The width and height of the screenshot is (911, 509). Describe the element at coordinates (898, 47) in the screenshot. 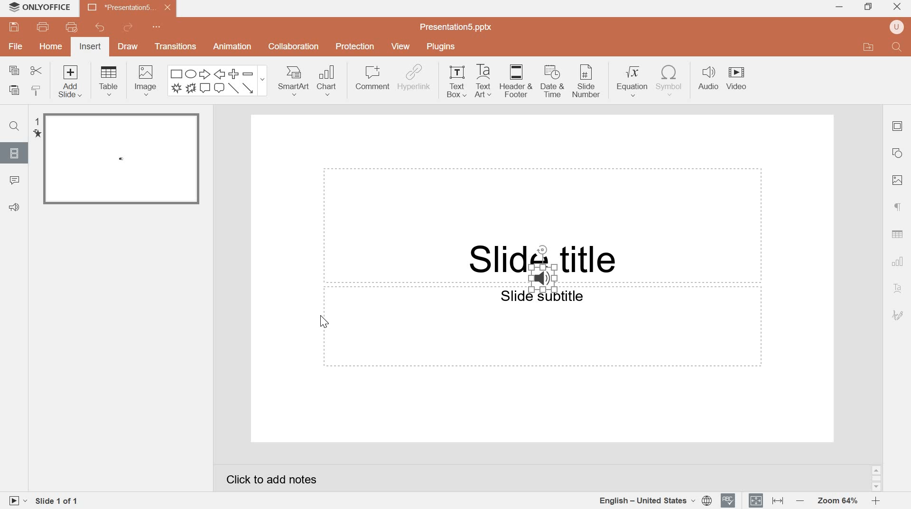

I see `Find` at that location.